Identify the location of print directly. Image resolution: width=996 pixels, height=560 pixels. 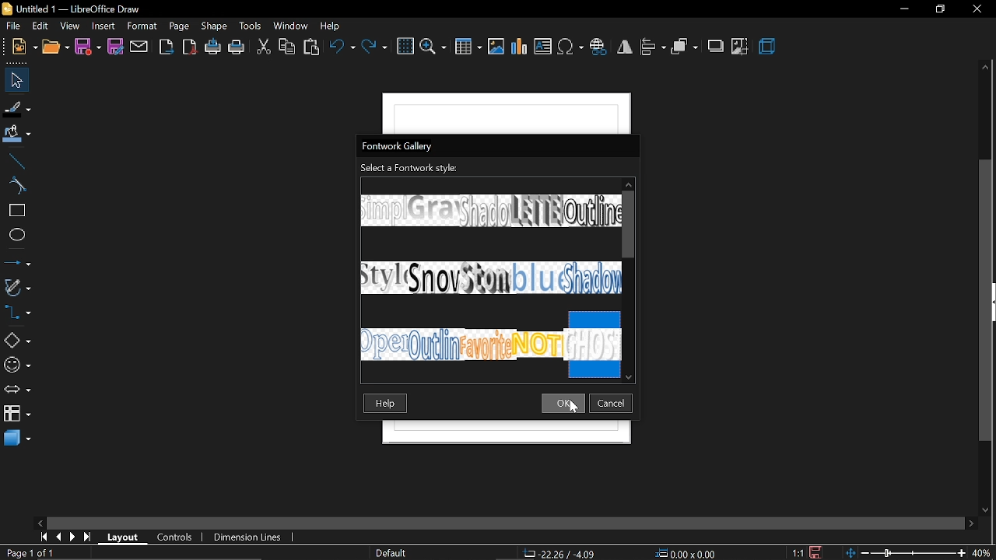
(212, 47).